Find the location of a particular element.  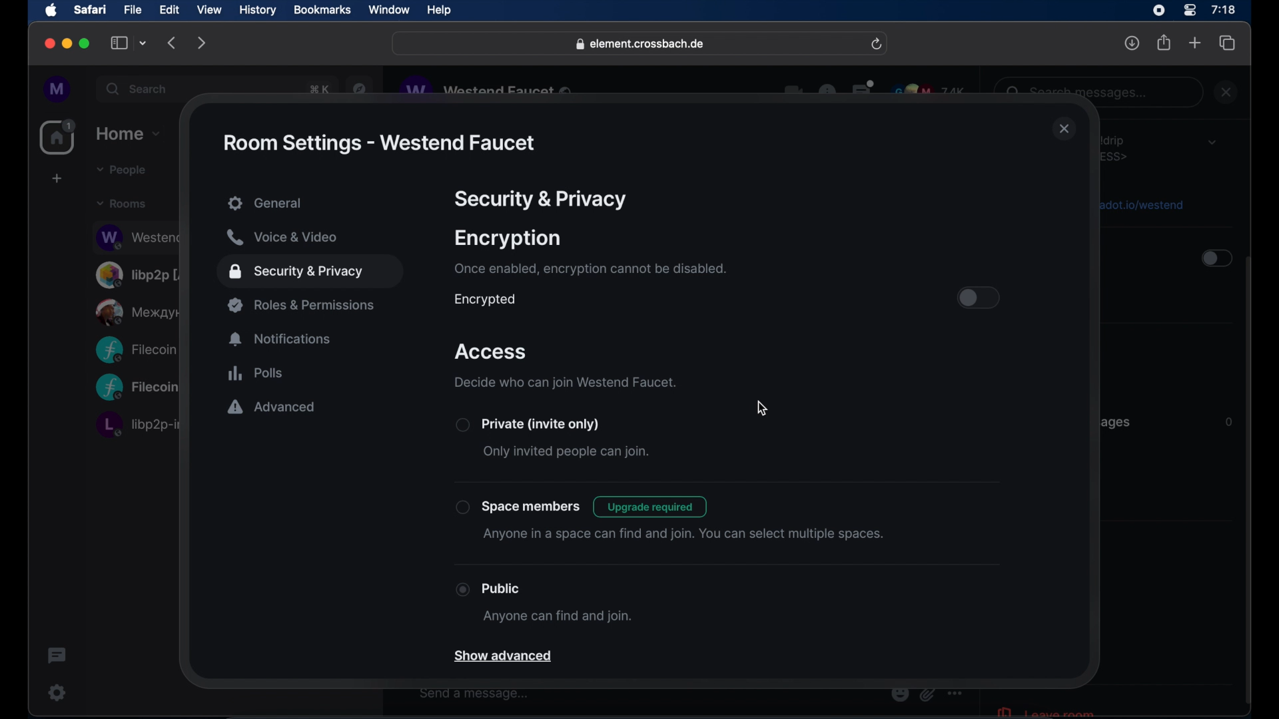

once enables, encryption cannot be disabled is located at coordinates (589, 269).